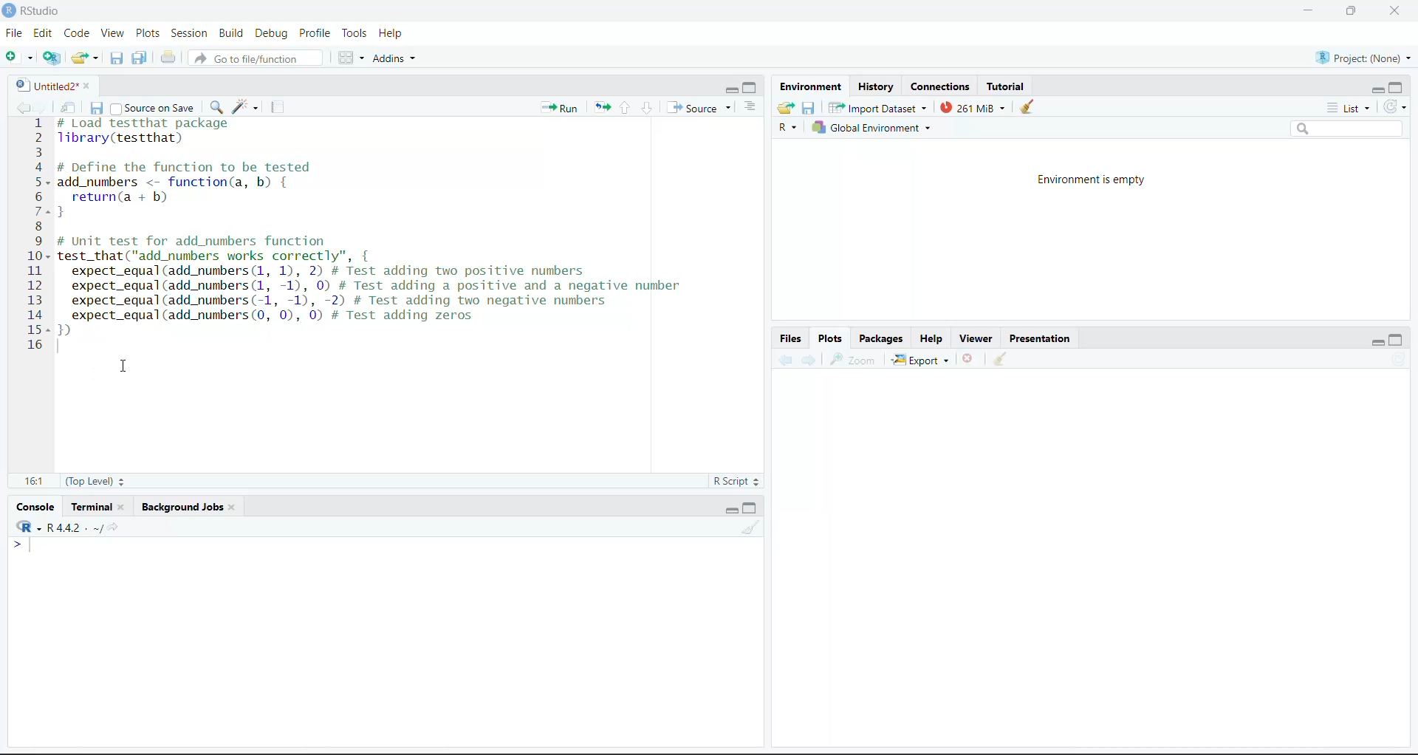 This screenshot has height=755, width=1418. What do you see at coordinates (34, 505) in the screenshot?
I see `Console` at bounding box center [34, 505].